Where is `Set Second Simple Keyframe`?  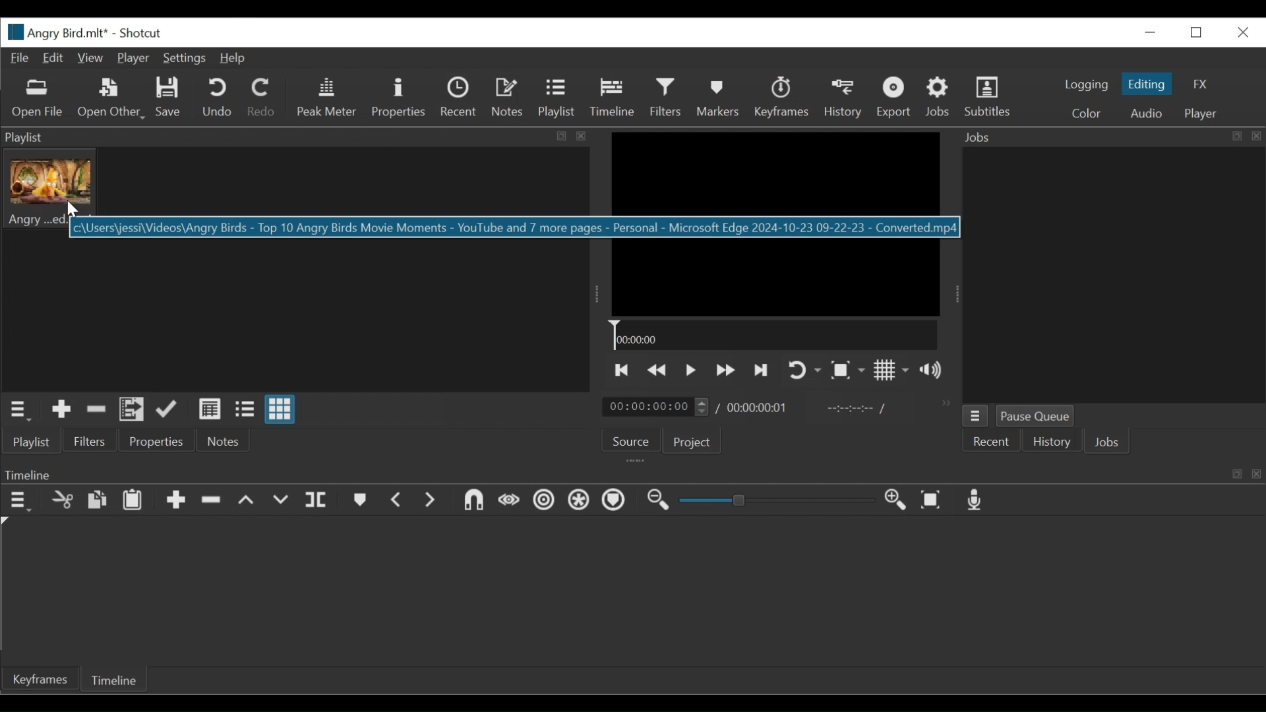 Set Second Simple Keyframe is located at coordinates (539, 502).